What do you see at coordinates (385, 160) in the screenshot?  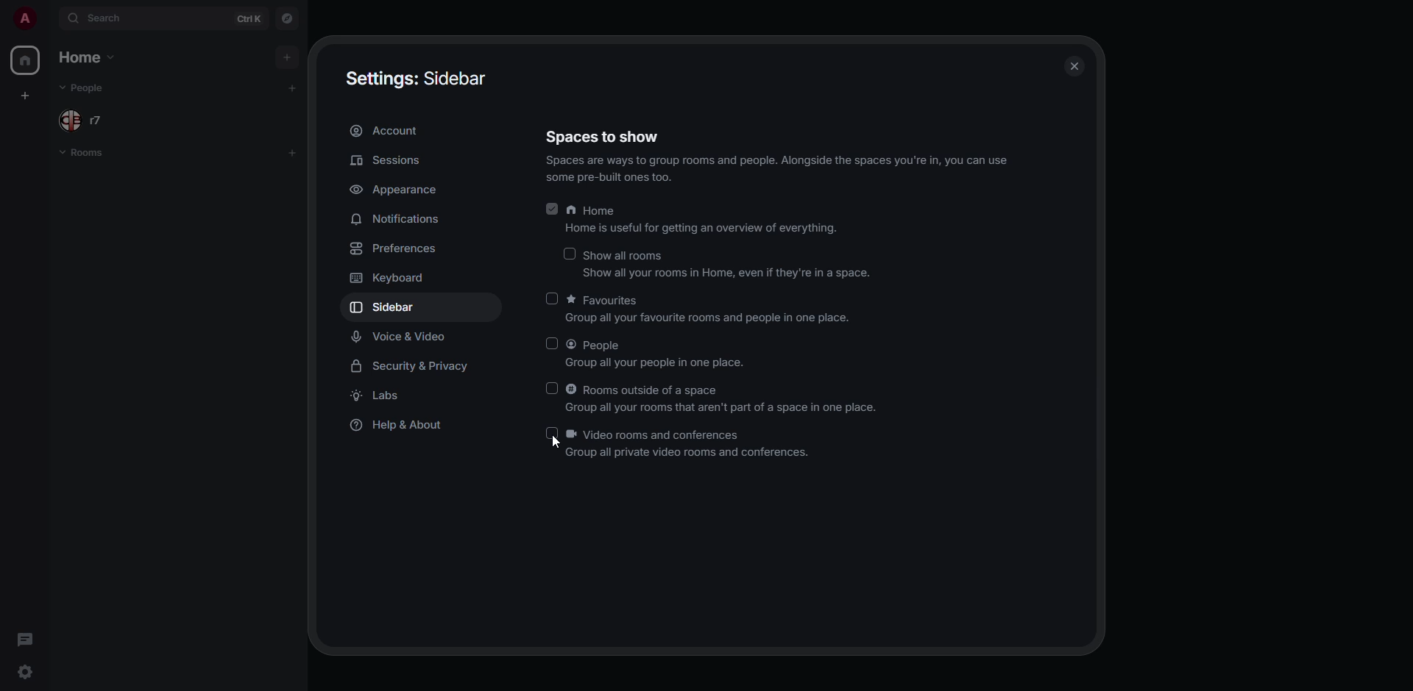 I see `sessions` at bounding box center [385, 160].